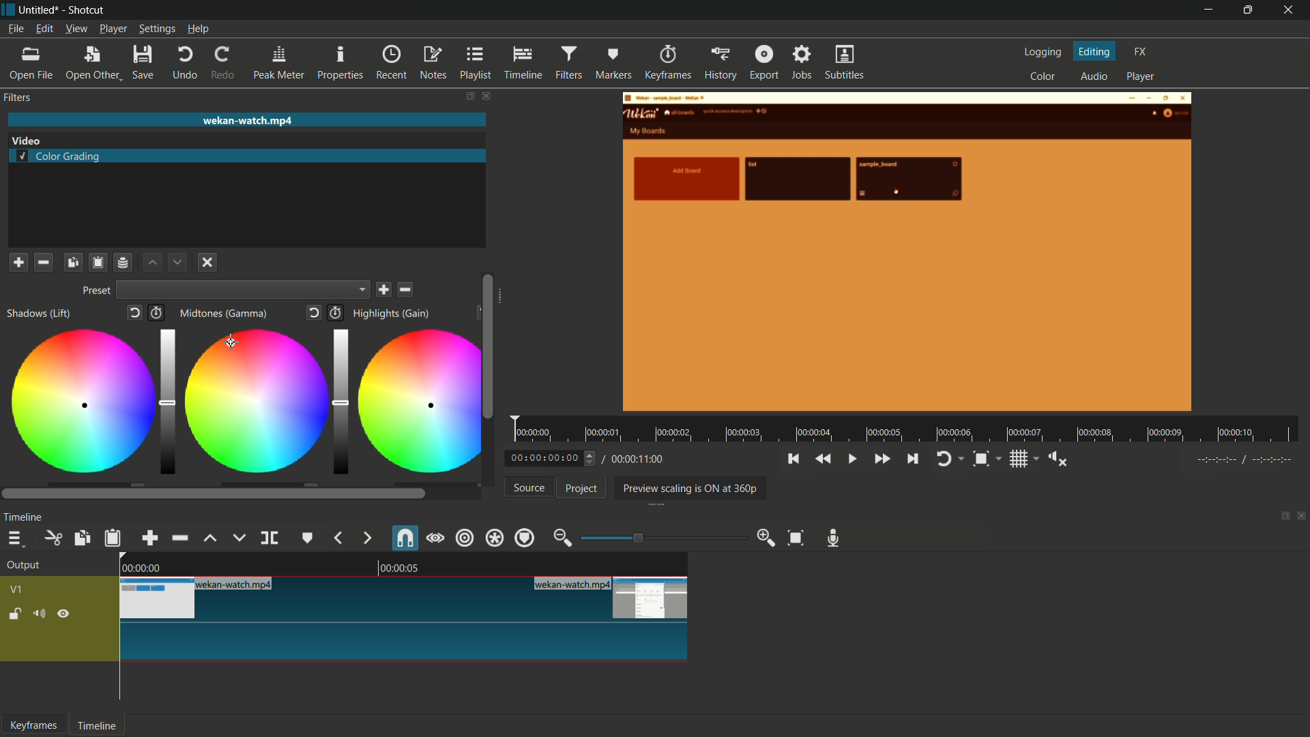  I want to click on create or edit marker, so click(306, 538).